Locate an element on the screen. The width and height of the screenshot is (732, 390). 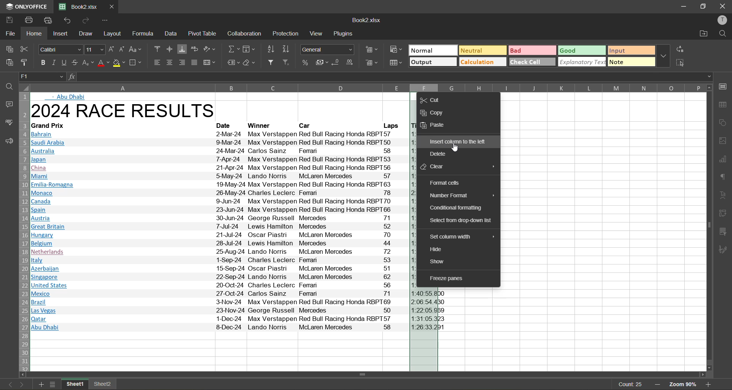
ISpain 23-Jun-24 Max Verstappen Red Bull Racing Honda RBPT66 1:28:20.227 is located at coordinates (220, 210).